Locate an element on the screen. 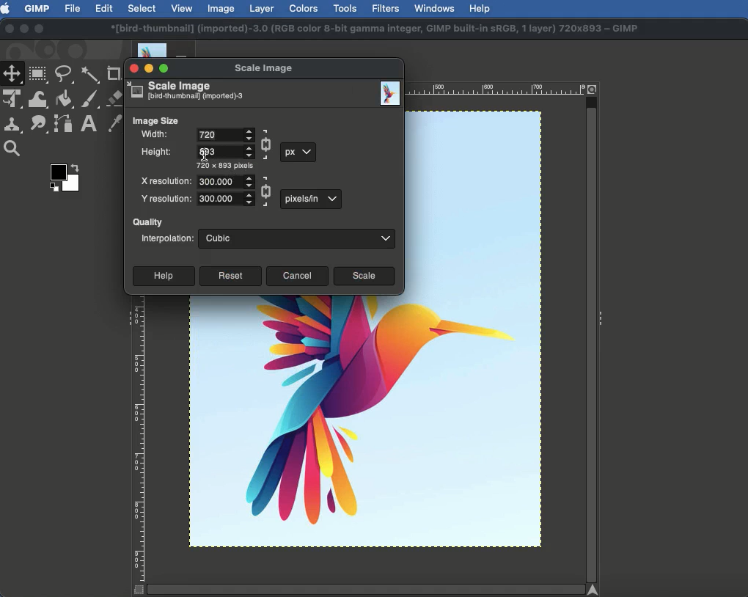 The image size is (748, 597). Image size is located at coordinates (157, 120).